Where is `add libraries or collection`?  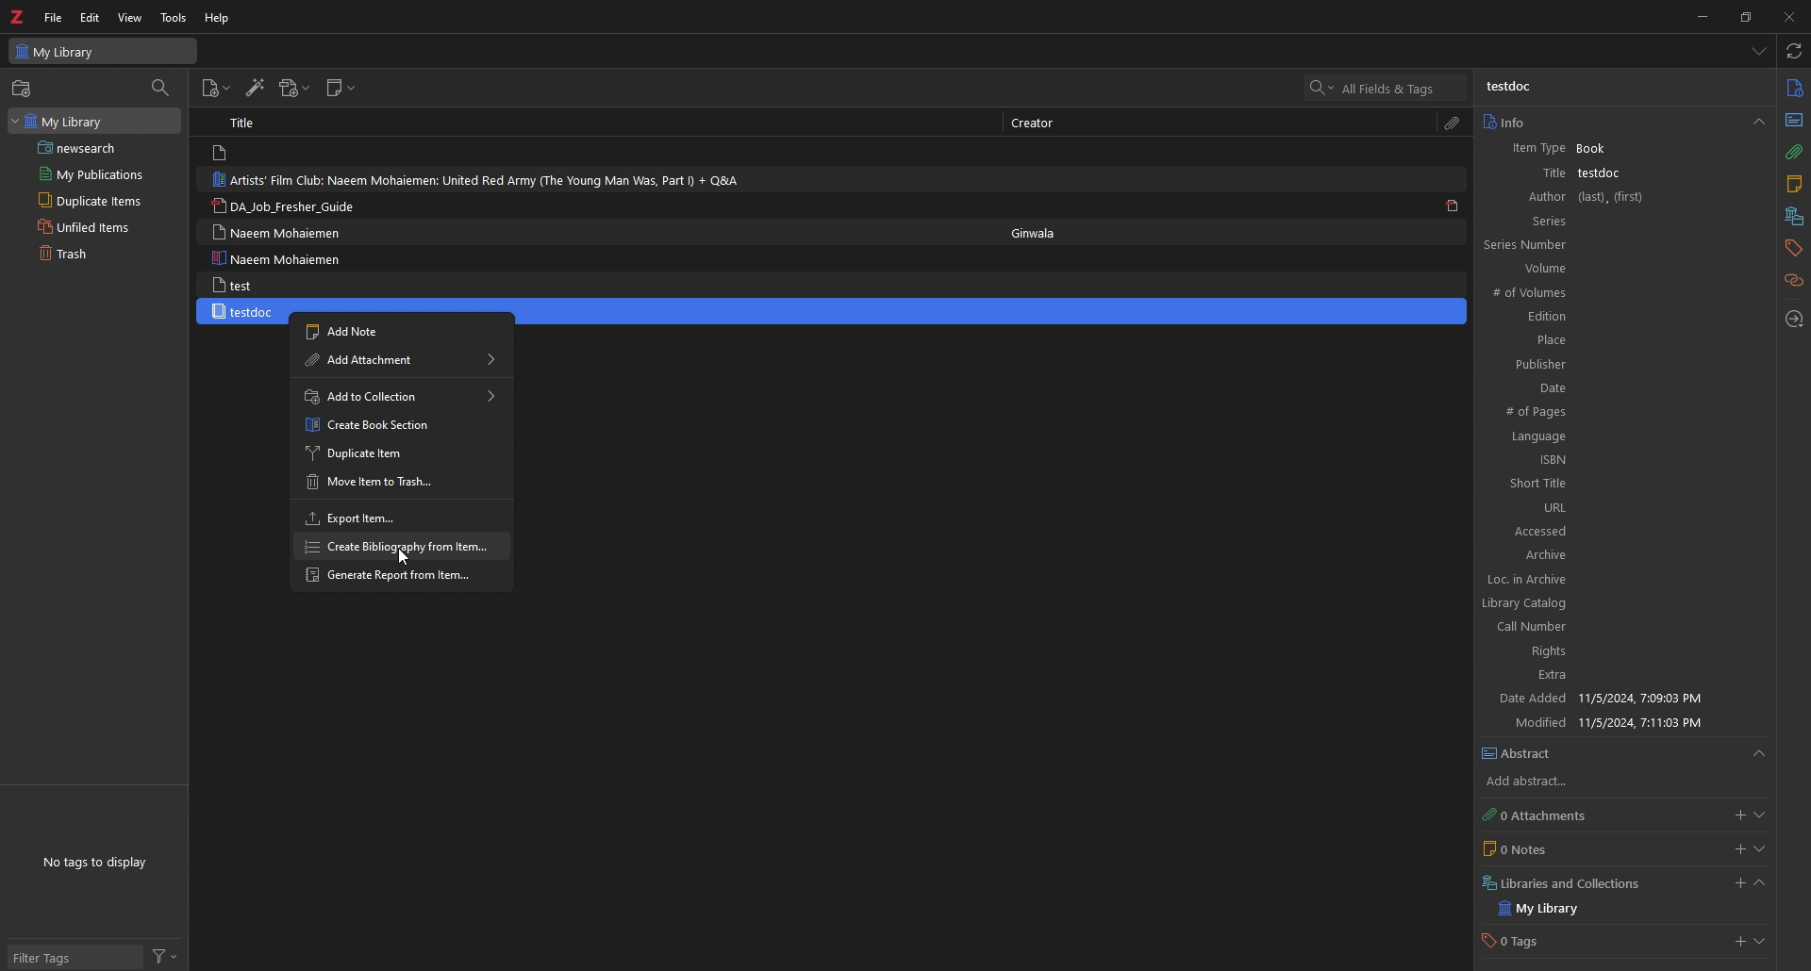 add libraries or collection is located at coordinates (1736, 886).